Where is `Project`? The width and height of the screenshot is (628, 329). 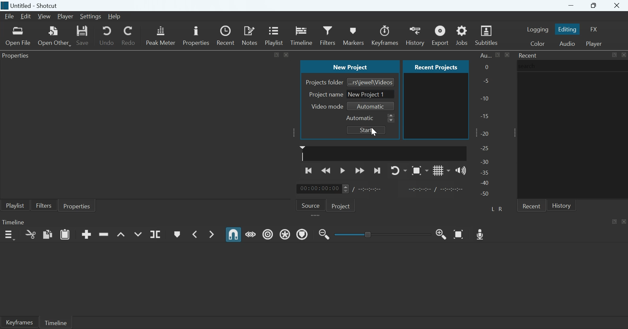 Project is located at coordinates (342, 205).